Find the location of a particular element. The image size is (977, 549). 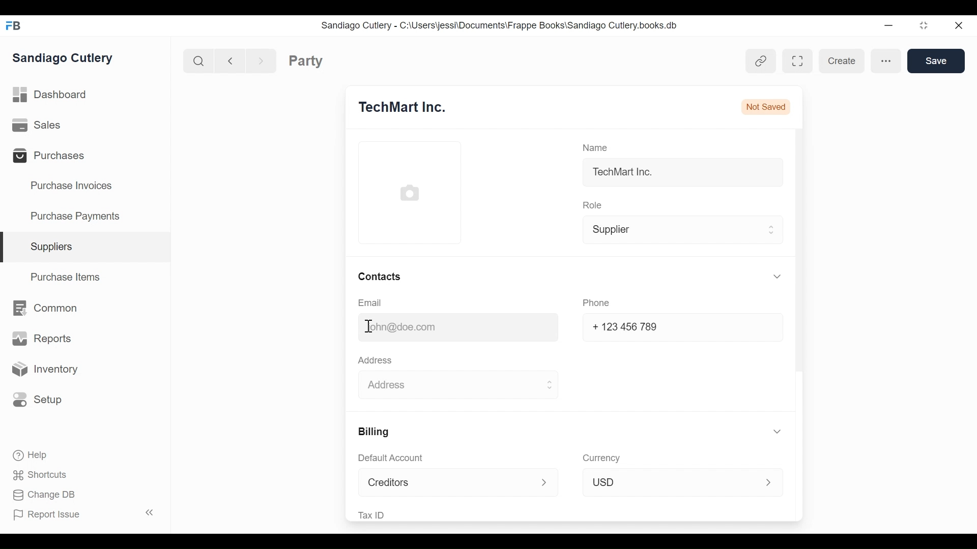

Supplier is located at coordinates (680, 230).